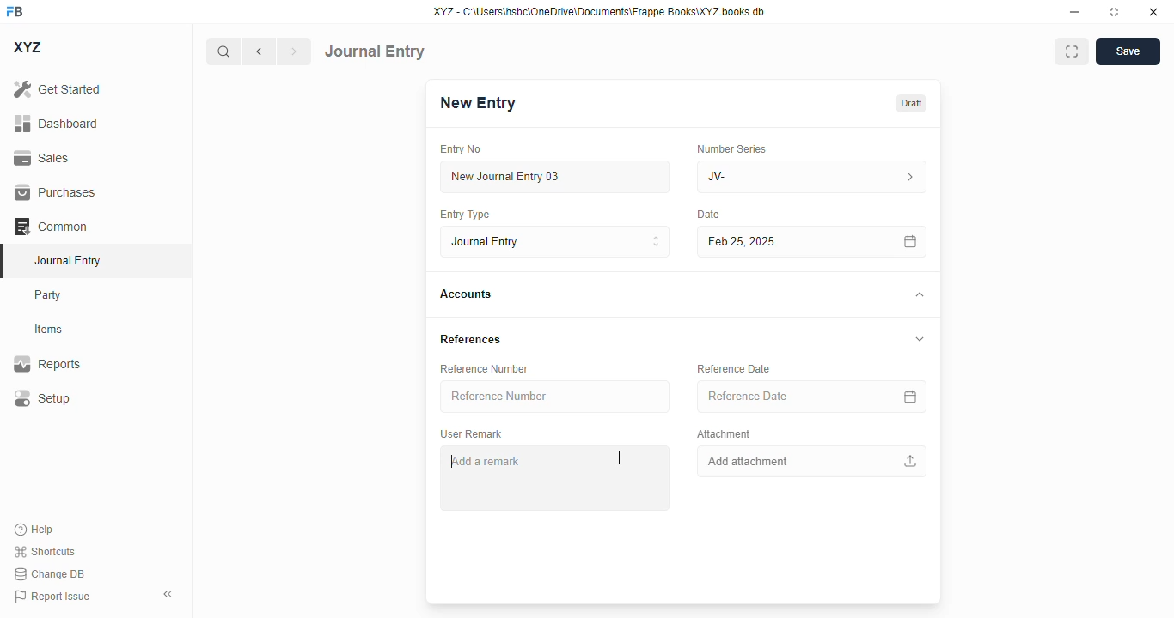 The image size is (1174, 618). Describe the element at coordinates (44, 159) in the screenshot. I see `sales` at that location.